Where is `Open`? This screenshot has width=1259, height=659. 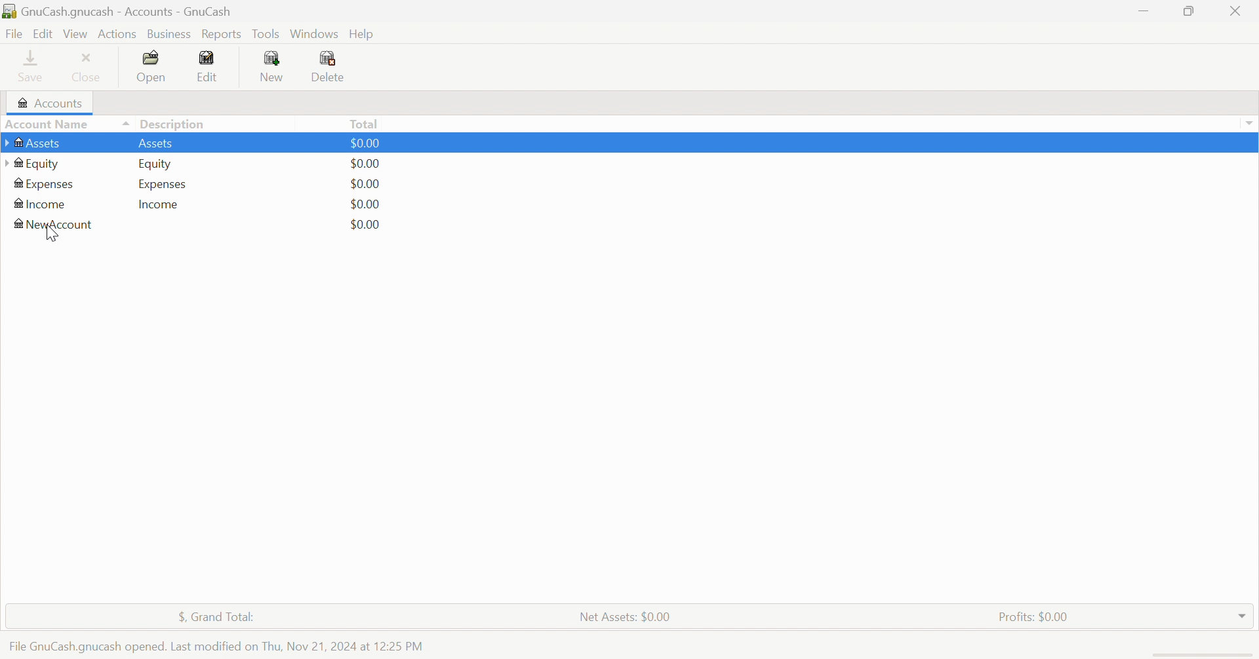 Open is located at coordinates (154, 67).